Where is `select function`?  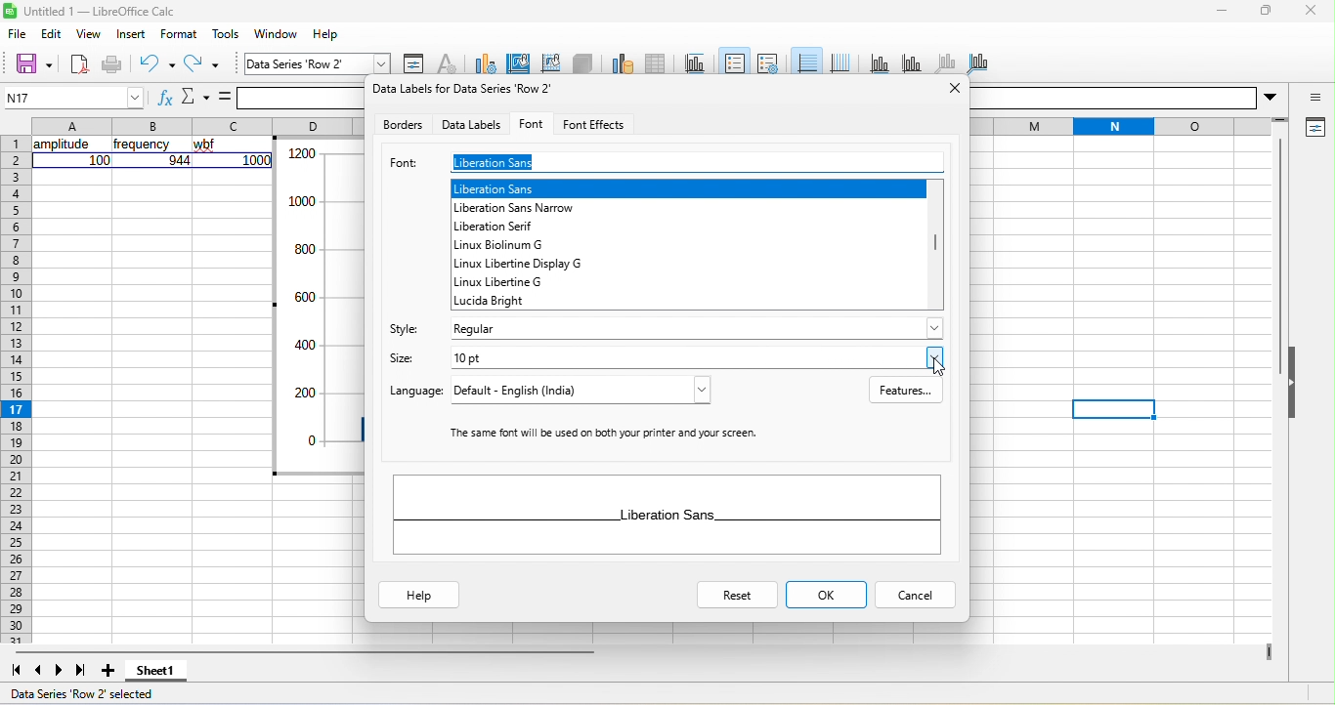 select function is located at coordinates (194, 99).